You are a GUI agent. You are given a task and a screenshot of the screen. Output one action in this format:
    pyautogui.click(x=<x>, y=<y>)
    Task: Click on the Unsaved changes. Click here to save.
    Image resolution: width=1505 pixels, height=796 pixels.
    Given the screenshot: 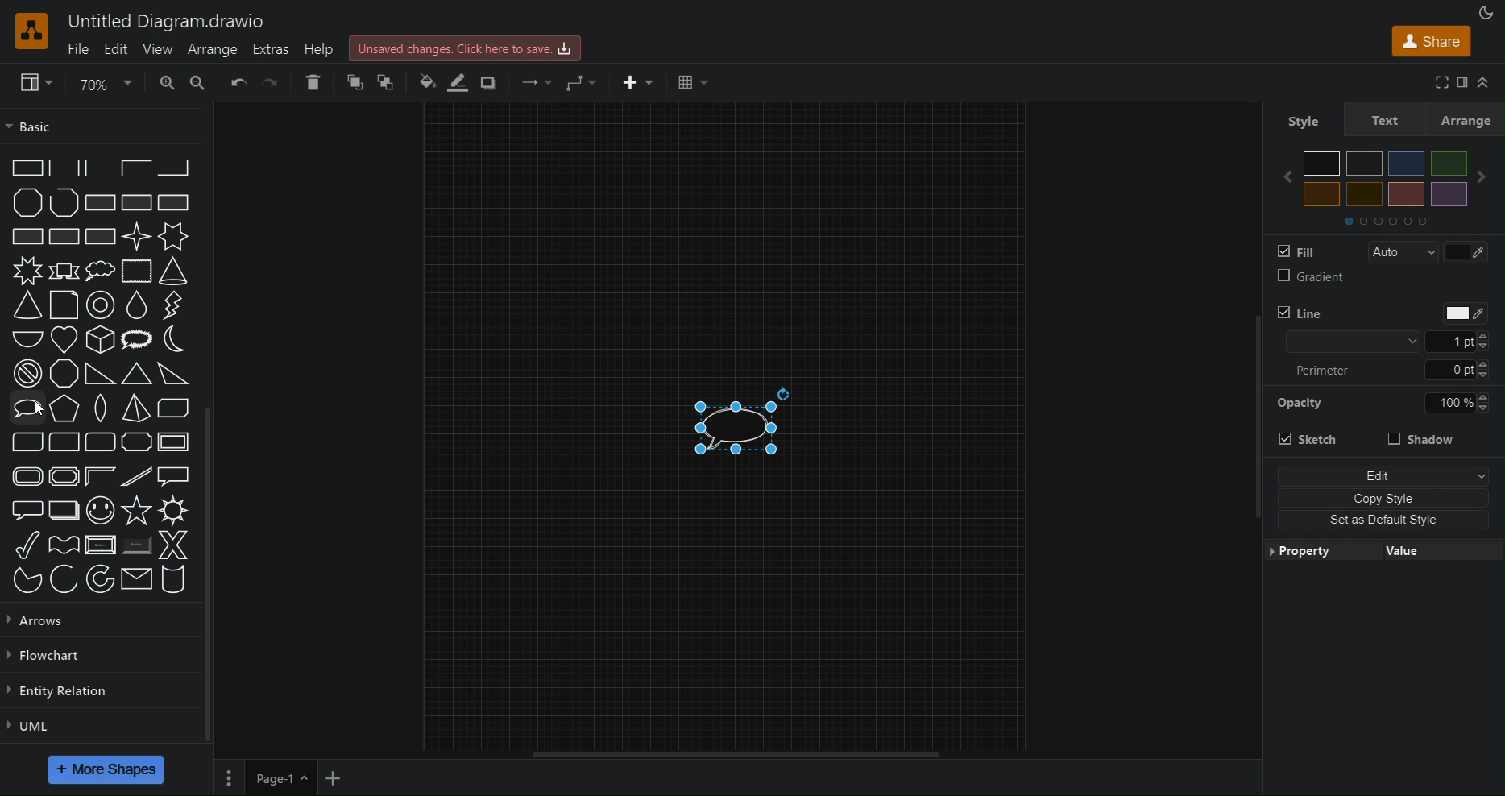 What is the action you would take?
    pyautogui.click(x=466, y=48)
    